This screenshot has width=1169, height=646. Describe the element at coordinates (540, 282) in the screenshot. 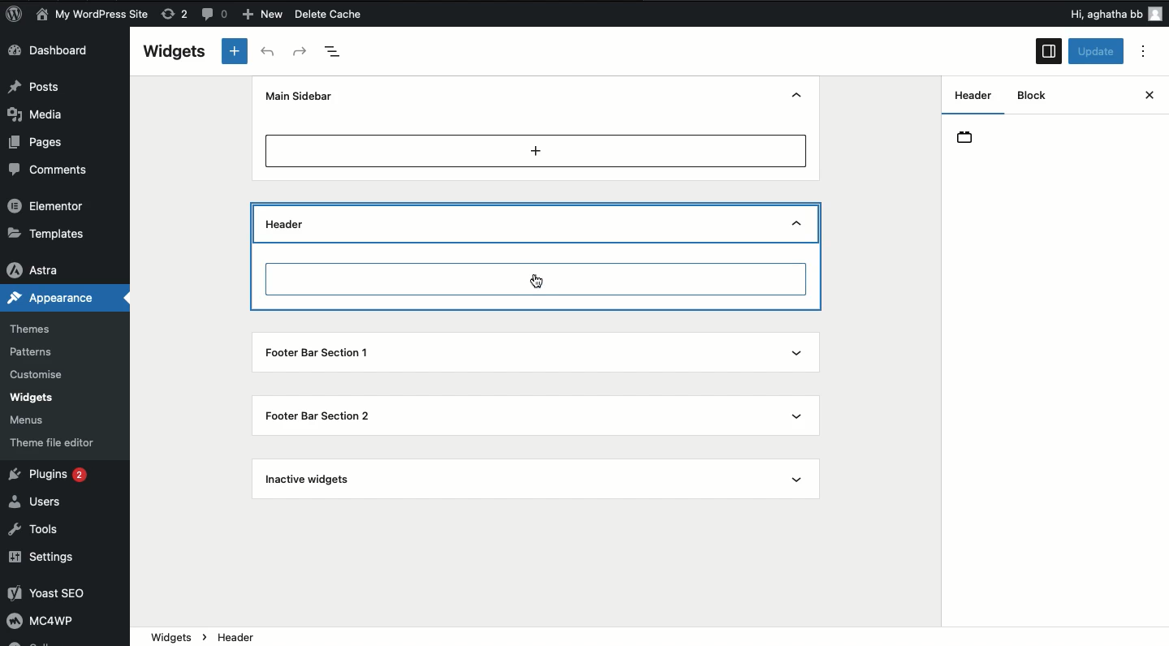

I see `cursor` at that location.